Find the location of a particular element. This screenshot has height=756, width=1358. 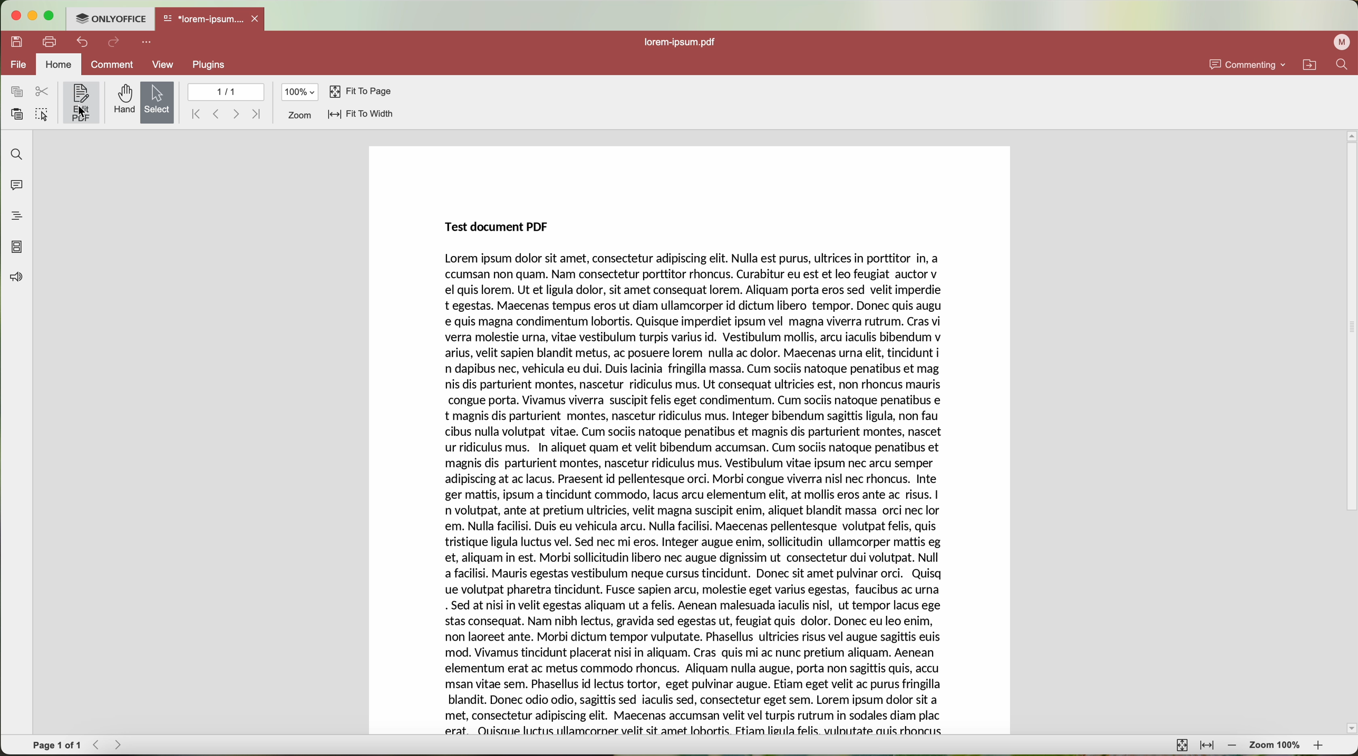

open file location is located at coordinates (1309, 64).